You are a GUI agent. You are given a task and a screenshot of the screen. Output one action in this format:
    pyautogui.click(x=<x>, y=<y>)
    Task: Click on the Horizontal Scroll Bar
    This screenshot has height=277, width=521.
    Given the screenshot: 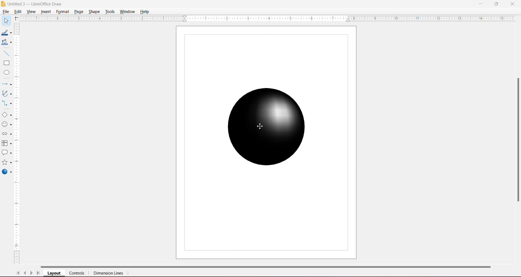 What is the action you would take?
    pyautogui.click(x=272, y=266)
    